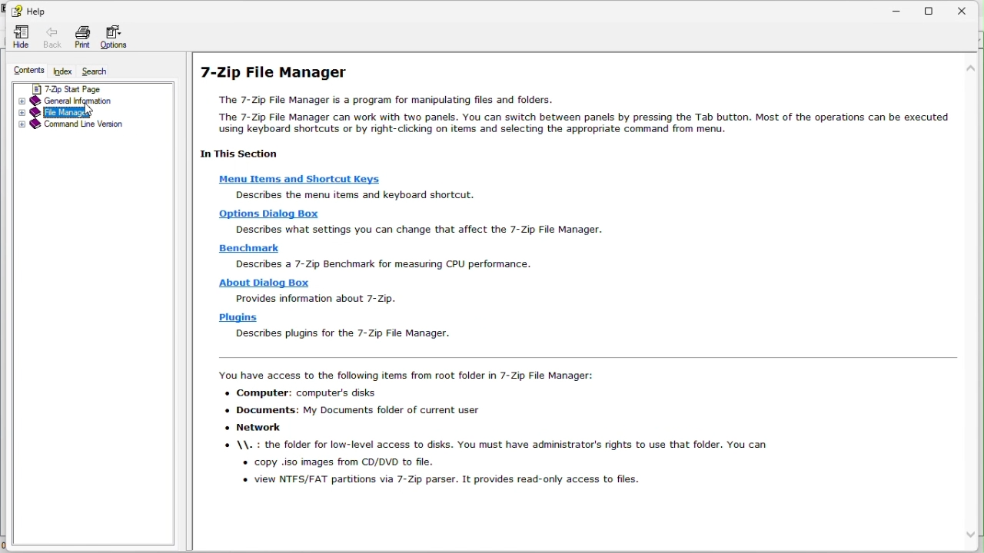 This screenshot has width=984, height=553. I want to click on Provide information about 7 zip, so click(321, 300).